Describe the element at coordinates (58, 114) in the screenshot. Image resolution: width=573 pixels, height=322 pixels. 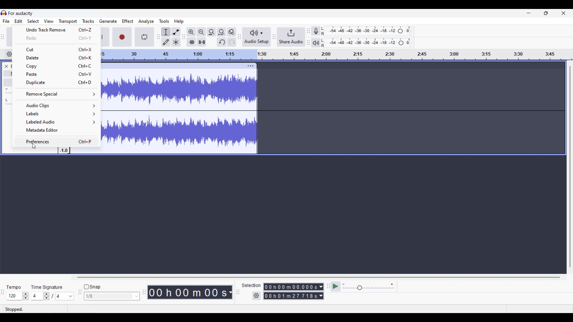
I see `Label options` at that location.